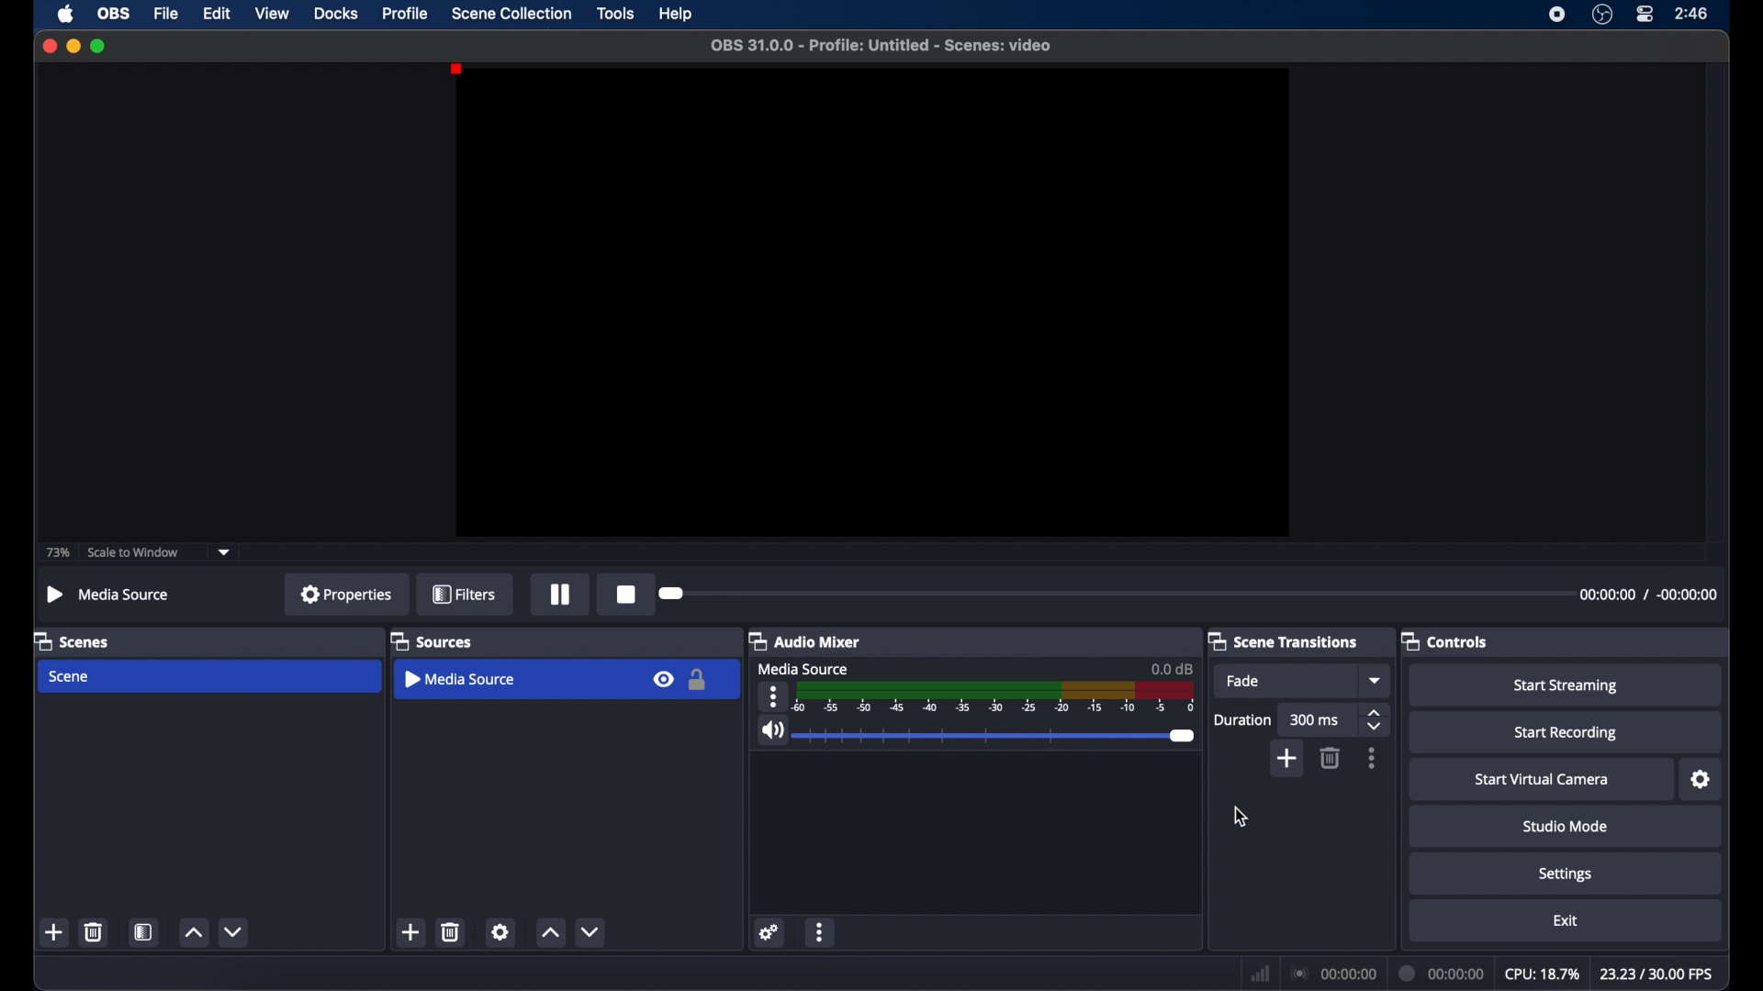 This screenshot has height=991, width=1763. Describe the element at coordinates (1655, 974) in the screenshot. I see `fps` at that location.